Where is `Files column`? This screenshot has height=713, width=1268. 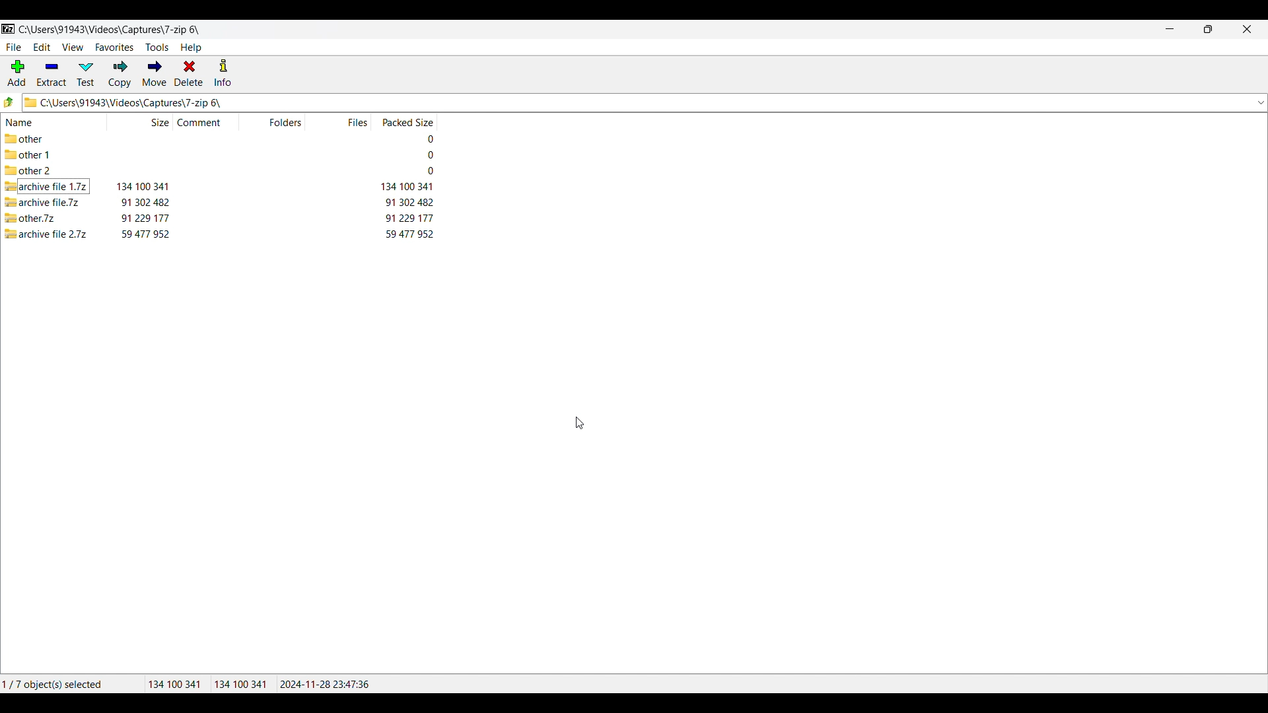 Files column is located at coordinates (355, 121).